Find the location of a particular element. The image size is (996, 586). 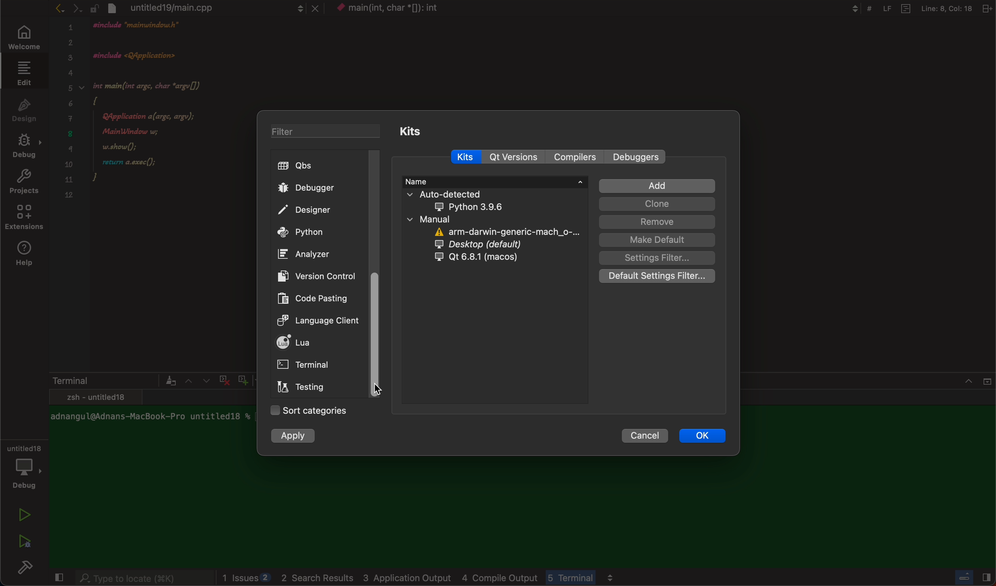

code pasting is located at coordinates (307, 298).